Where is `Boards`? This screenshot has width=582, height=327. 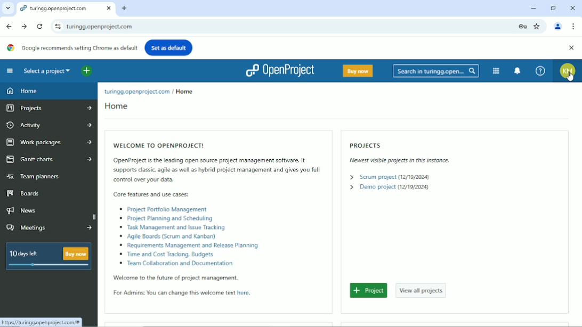
Boards is located at coordinates (24, 193).